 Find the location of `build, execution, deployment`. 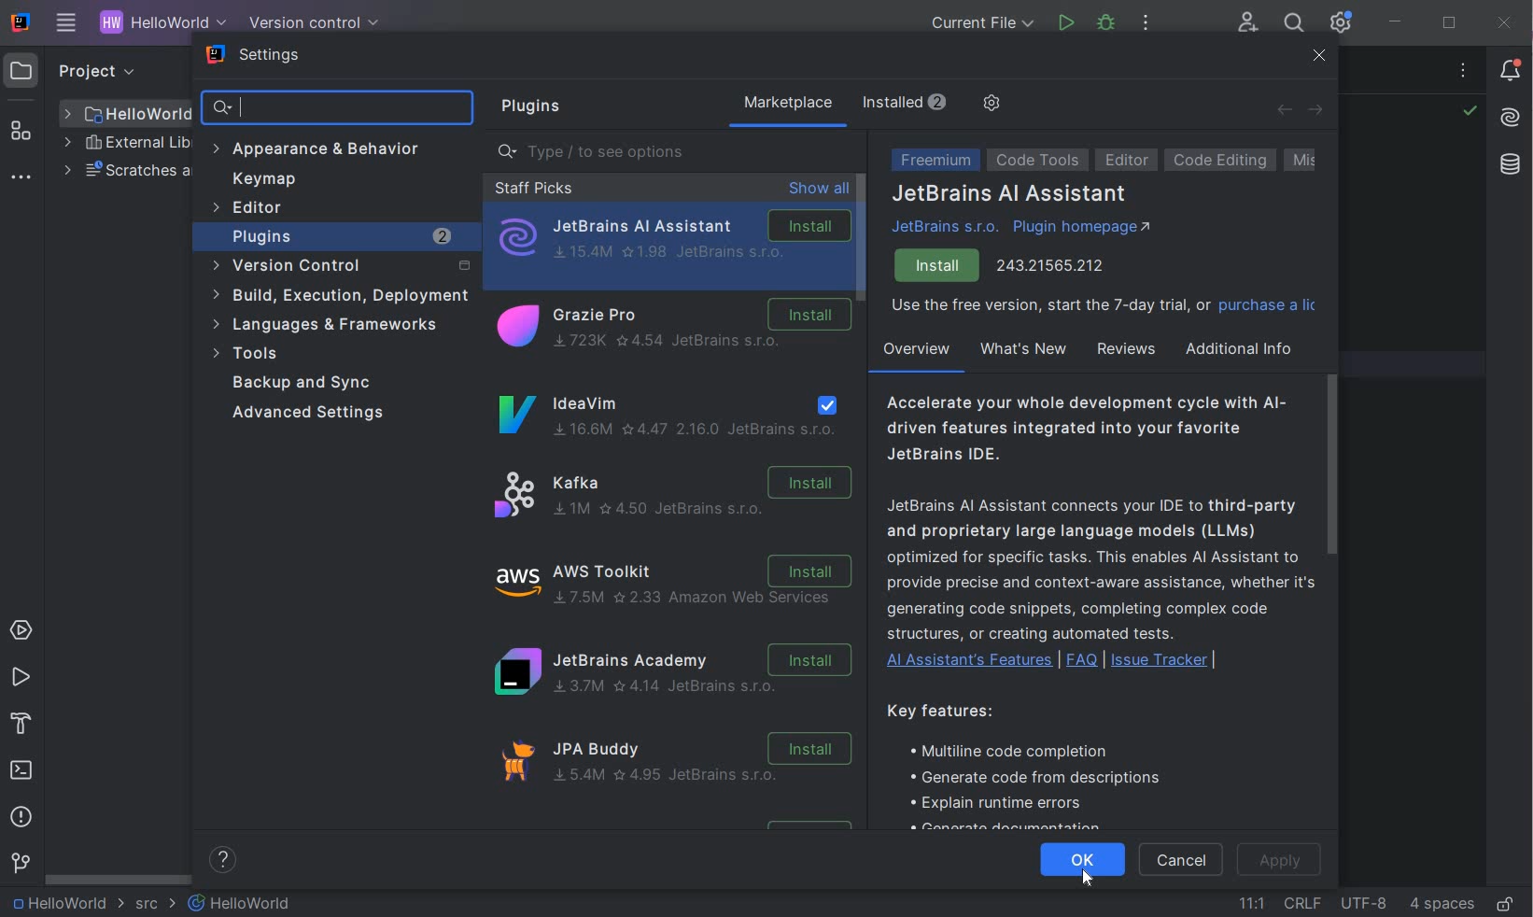

build, execution, deployment is located at coordinates (339, 295).